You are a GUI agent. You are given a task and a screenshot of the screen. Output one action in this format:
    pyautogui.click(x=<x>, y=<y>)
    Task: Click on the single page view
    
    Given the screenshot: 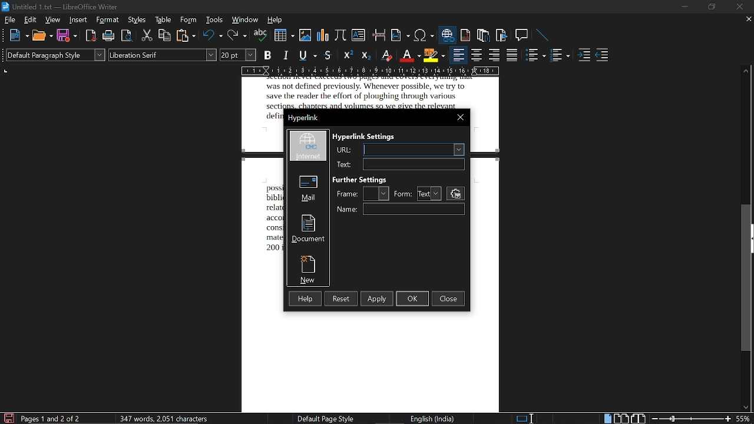 What is the action you would take?
    pyautogui.click(x=607, y=418)
    